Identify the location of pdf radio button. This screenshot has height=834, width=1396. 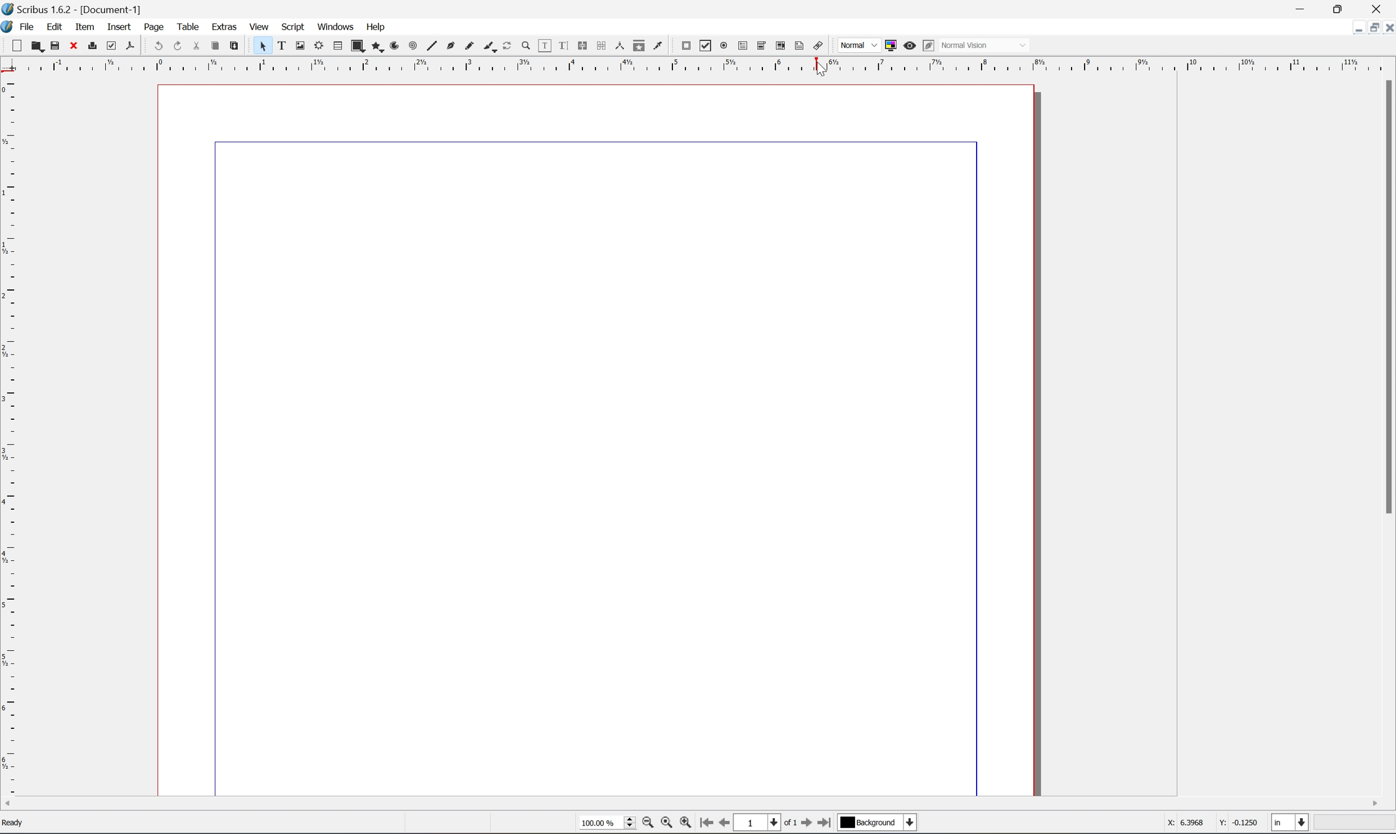
(725, 46).